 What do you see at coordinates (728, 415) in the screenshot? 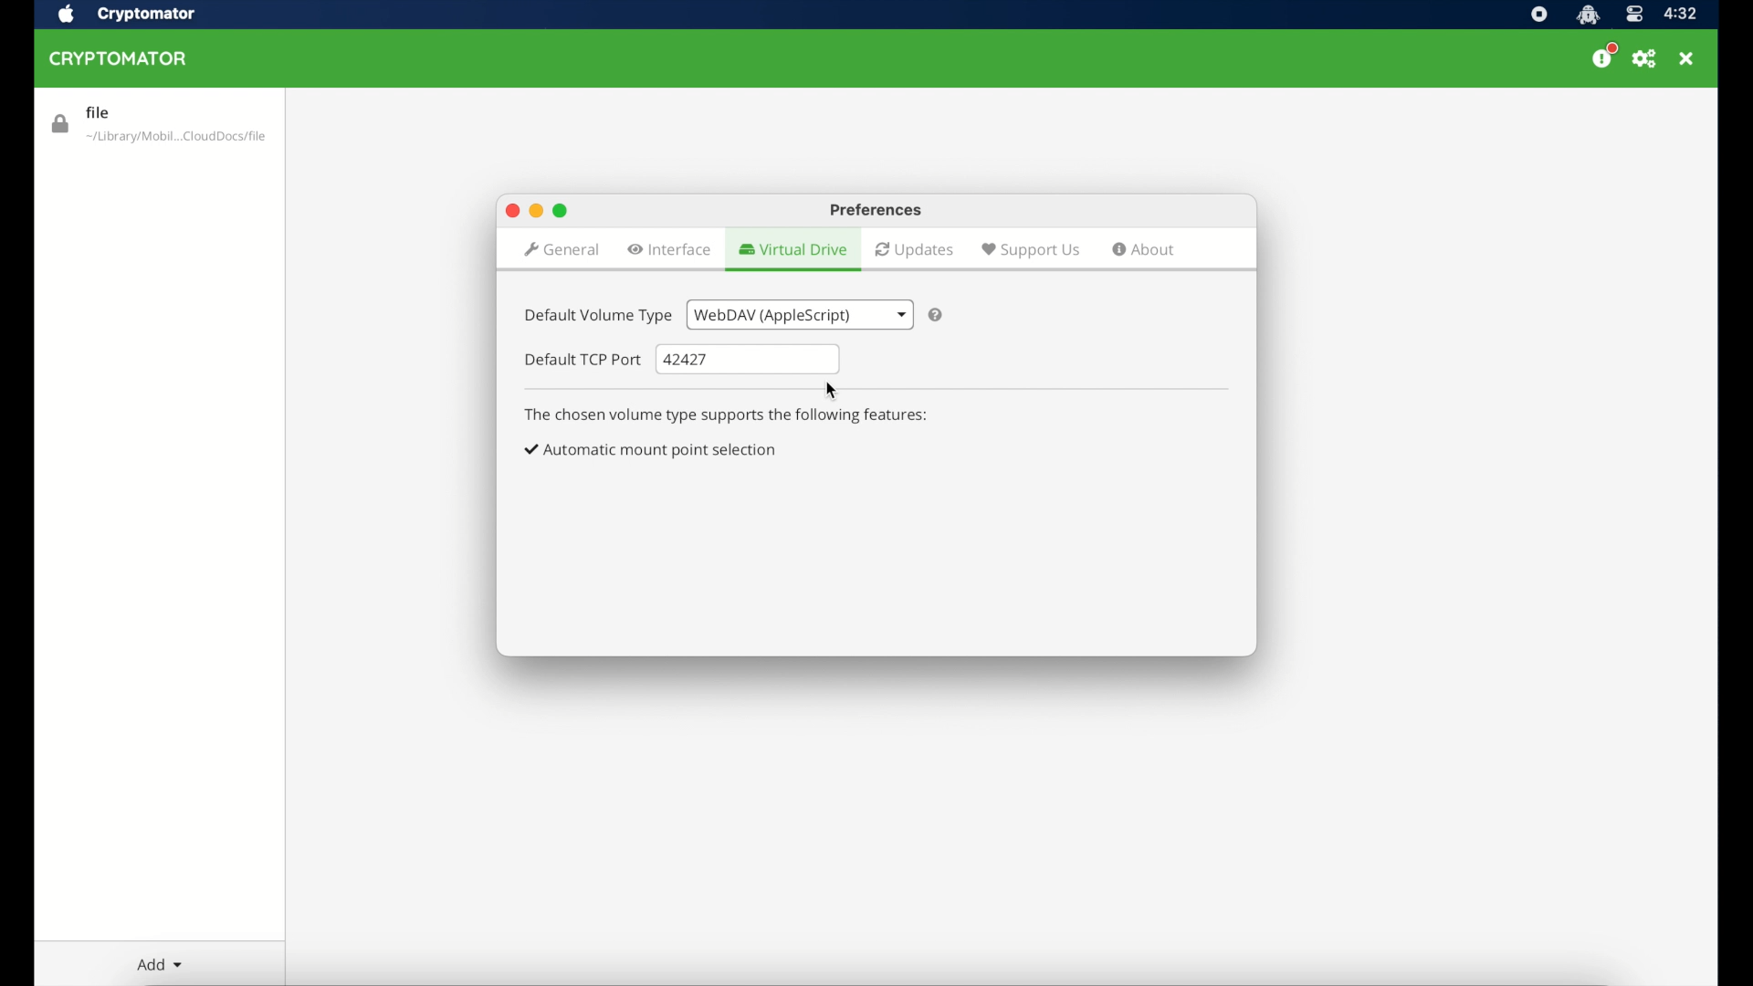
I see `info` at bounding box center [728, 415].